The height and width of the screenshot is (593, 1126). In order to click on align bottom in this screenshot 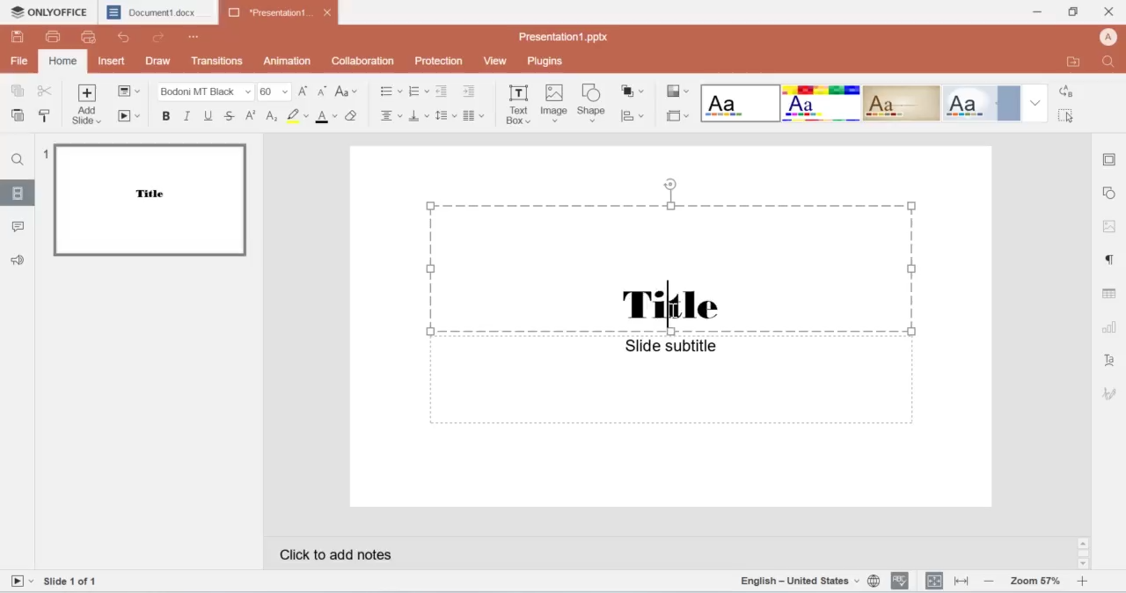, I will do `click(418, 116)`.